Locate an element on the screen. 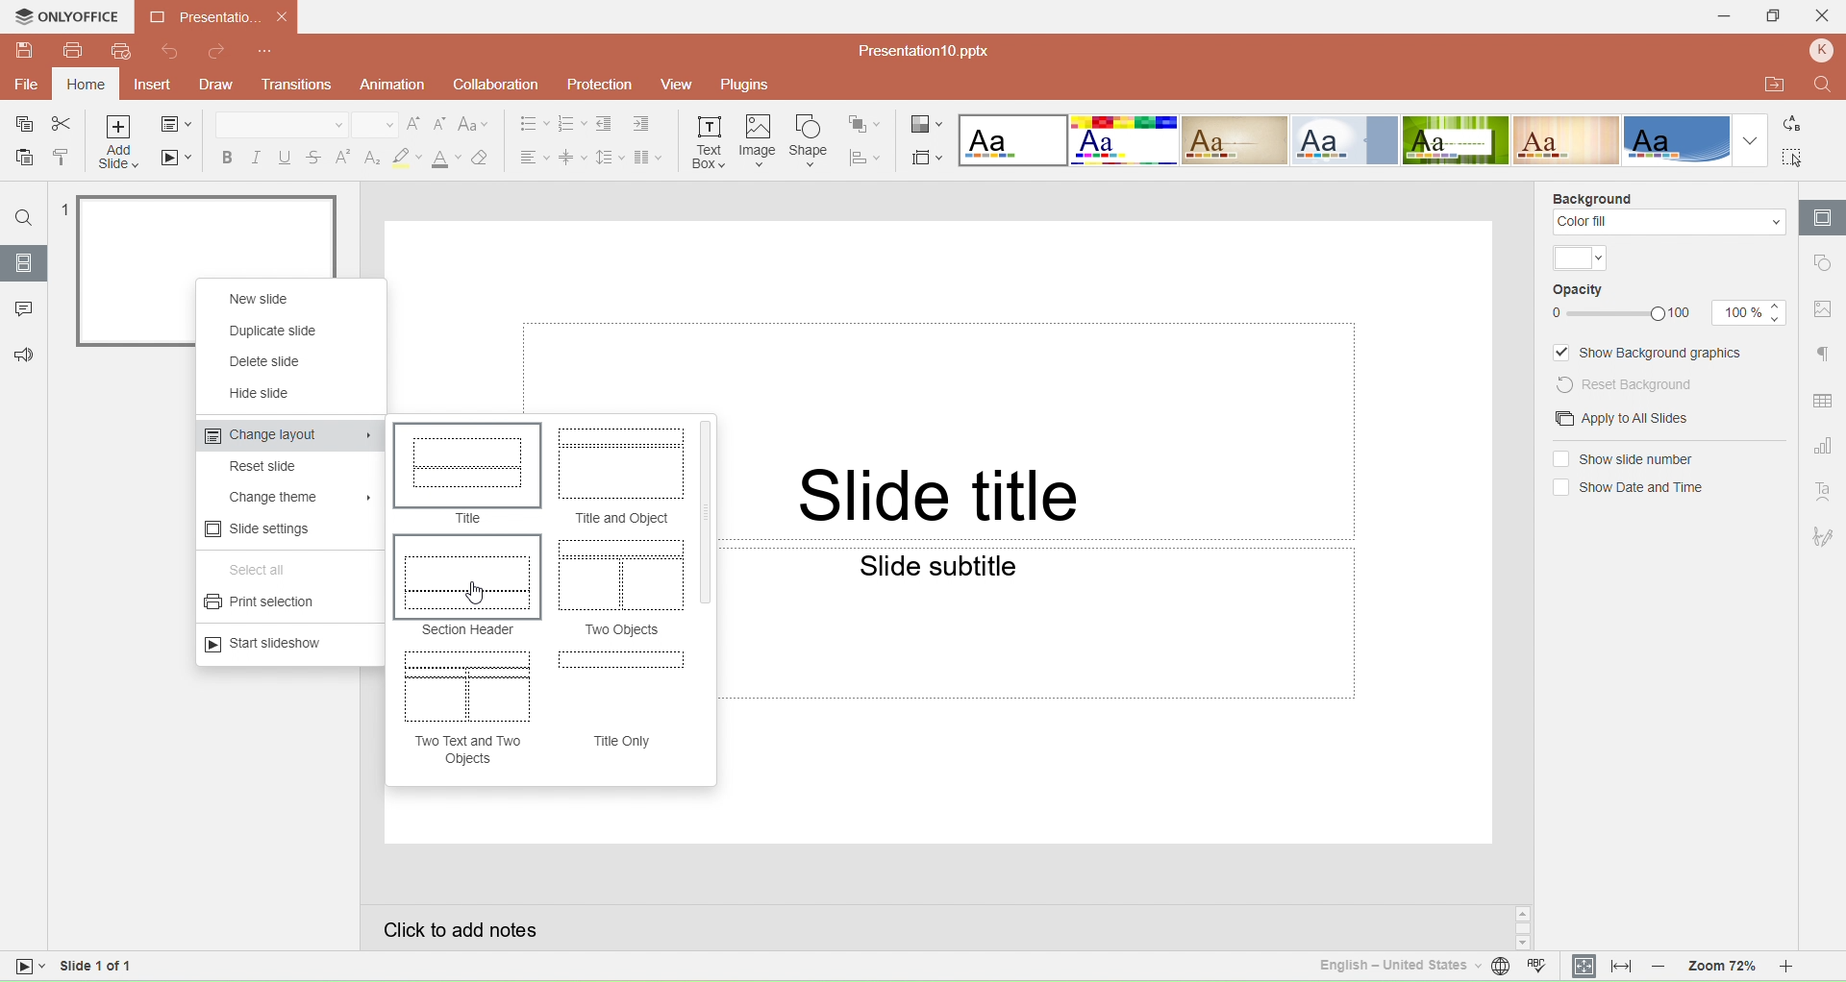 The width and height of the screenshot is (1846, 982). Arrange shape is located at coordinates (866, 122).